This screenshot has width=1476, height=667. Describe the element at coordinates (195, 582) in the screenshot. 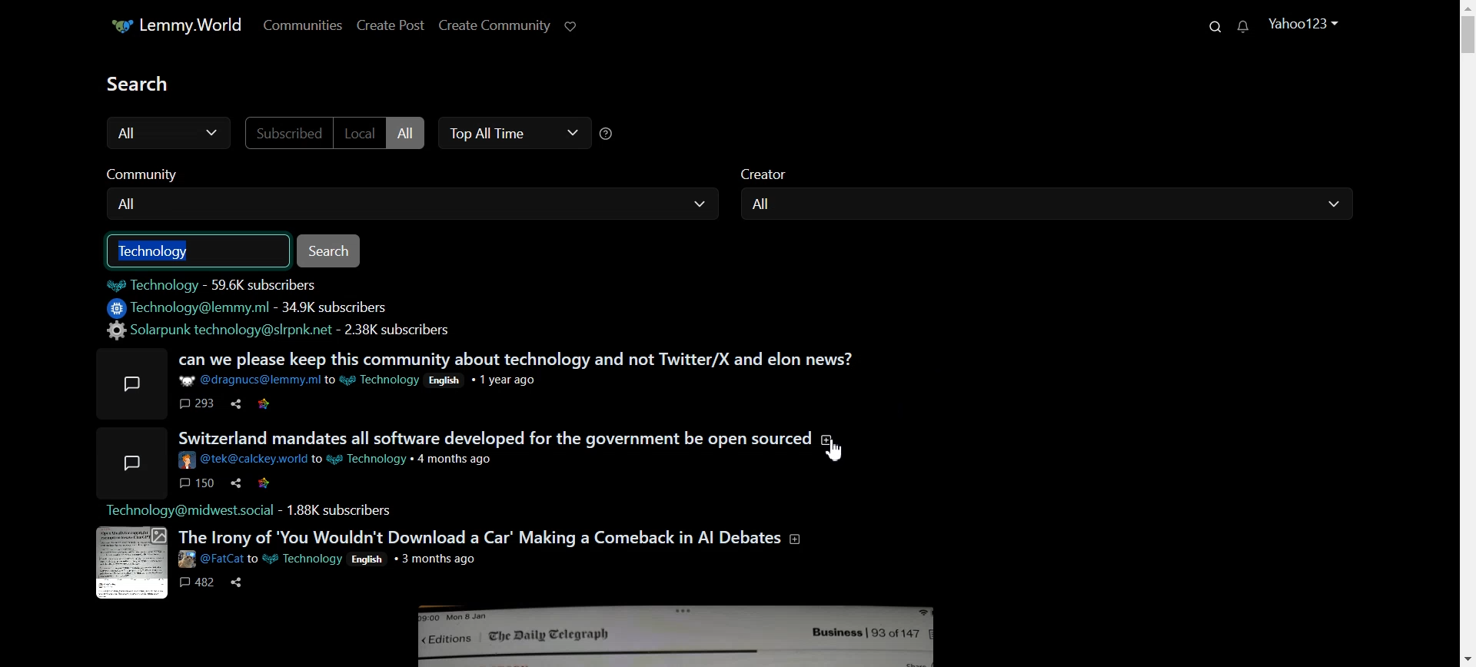

I see `482 comments` at that location.